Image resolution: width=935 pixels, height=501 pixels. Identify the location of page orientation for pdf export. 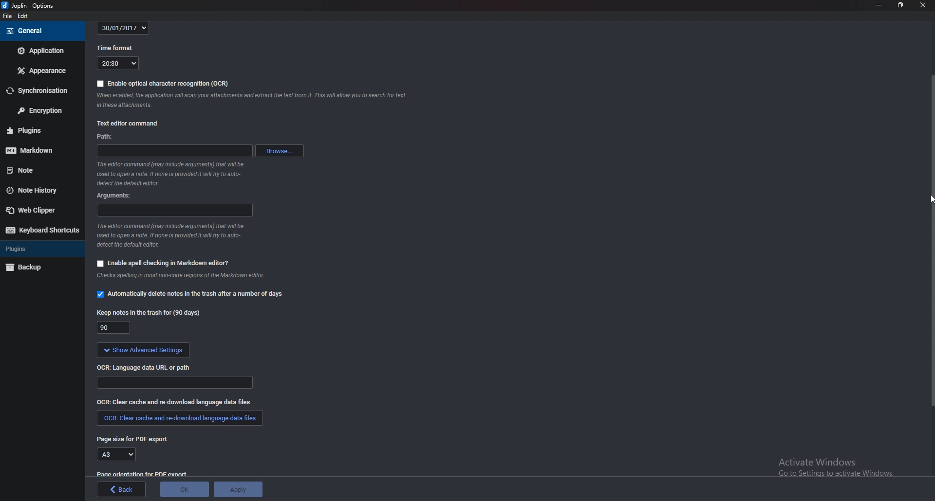
(141, 474).